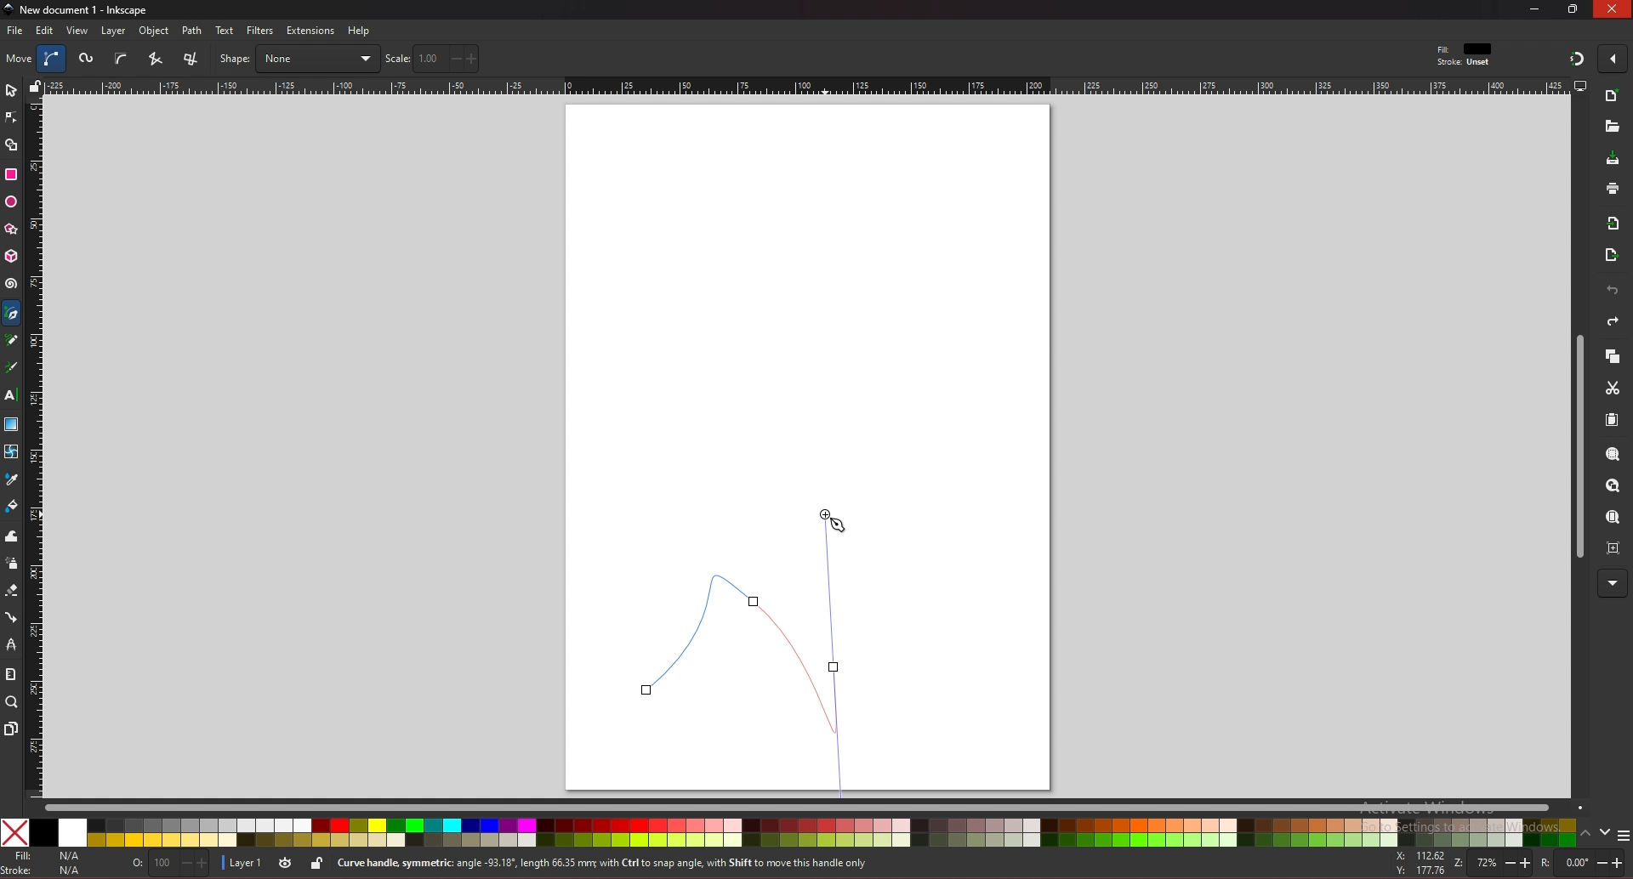 The height and width of the screenshot is (879, 1633). Describe the element at coordinates (1613, 584) in the screenshot. I see `more` at that location.